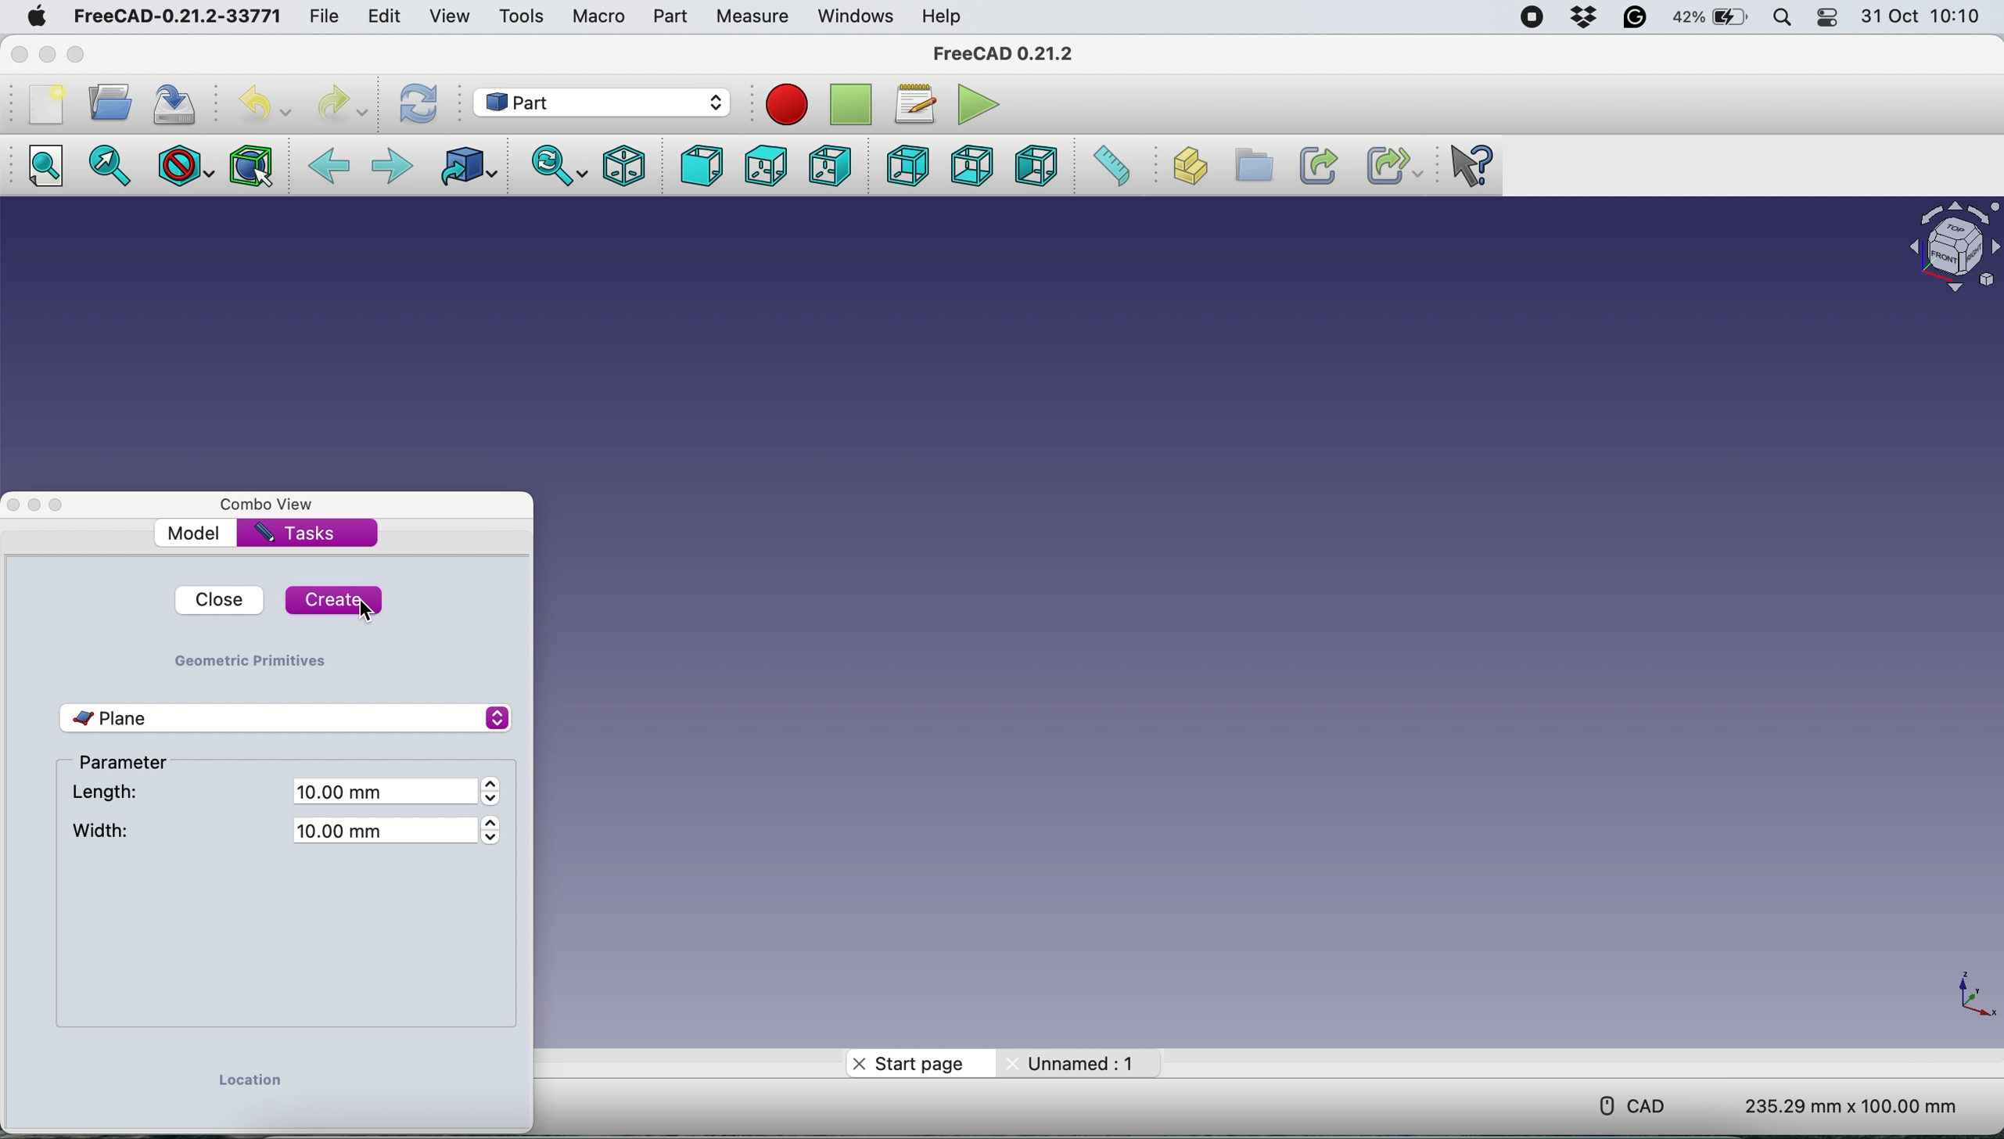  What do you see at coordinates (264, 105) in the screenshot?
I see `Undo` at bounding box center [264, 105].